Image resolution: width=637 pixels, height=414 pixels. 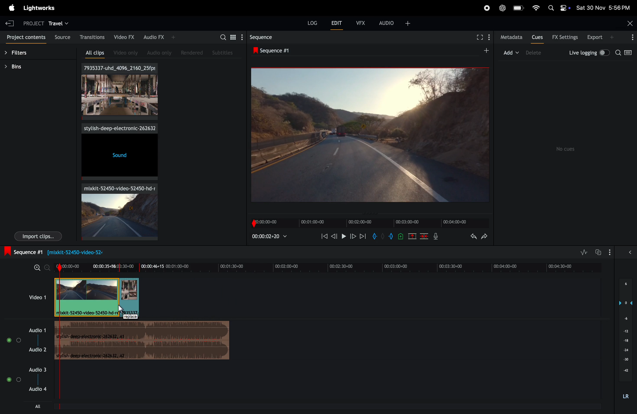 What do you see at coordinates (401, 236) in the screenshot?
I see `add cue to current poition` at bounding box center [401, 236].